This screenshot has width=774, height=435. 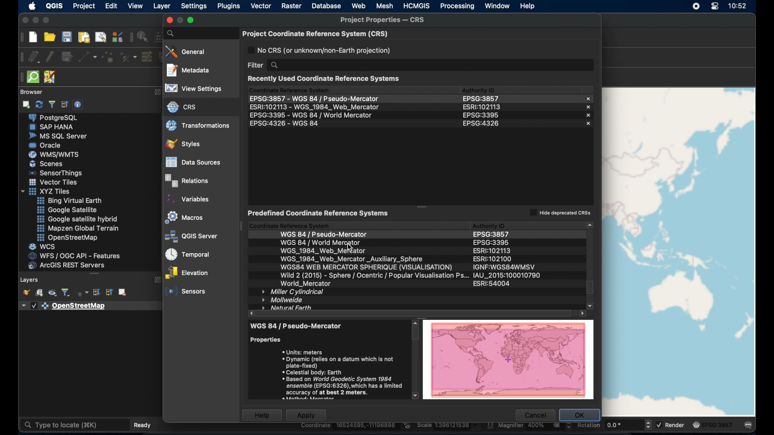 I want to click on mapzen global terrain, so click(x=79, y=229).